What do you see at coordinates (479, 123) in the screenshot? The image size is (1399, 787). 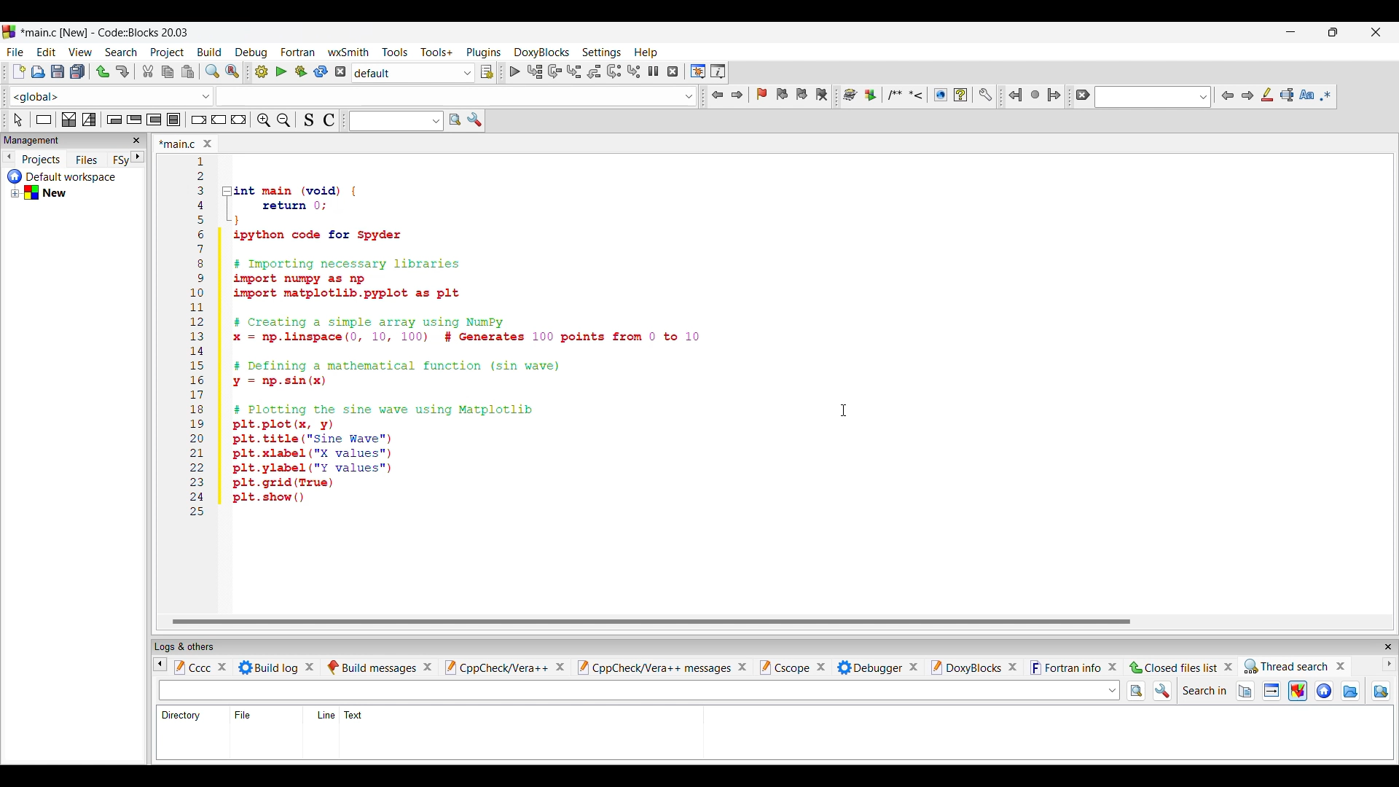 I see `show options windiw` at bounding box center [479, 123].